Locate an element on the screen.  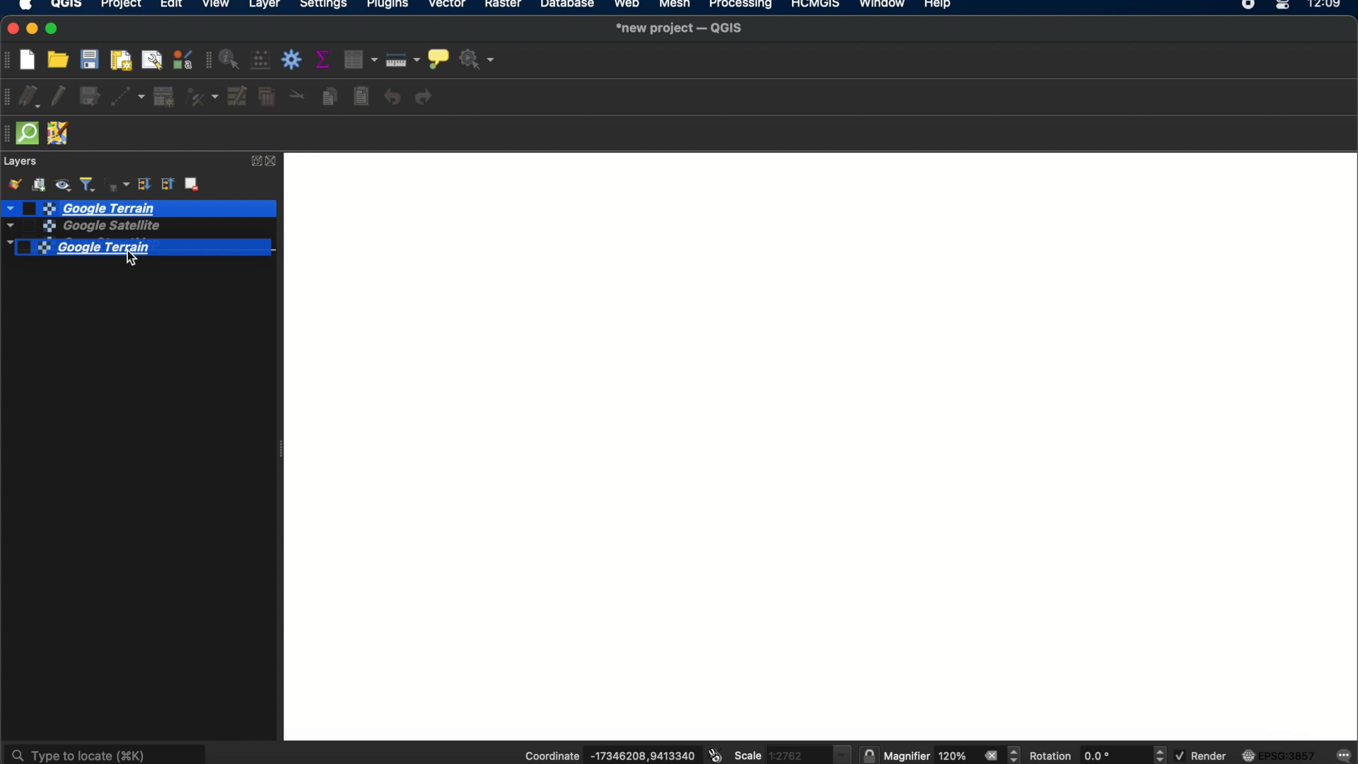
12.09 is located at coordinates (1330, 6).